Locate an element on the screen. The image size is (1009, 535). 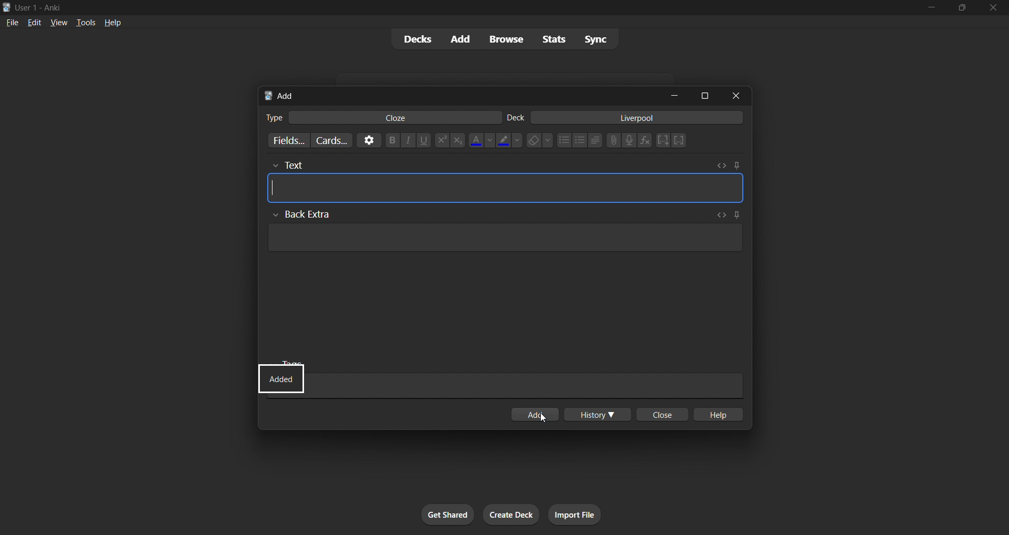
customize card field is located at coordinates (290, 138).